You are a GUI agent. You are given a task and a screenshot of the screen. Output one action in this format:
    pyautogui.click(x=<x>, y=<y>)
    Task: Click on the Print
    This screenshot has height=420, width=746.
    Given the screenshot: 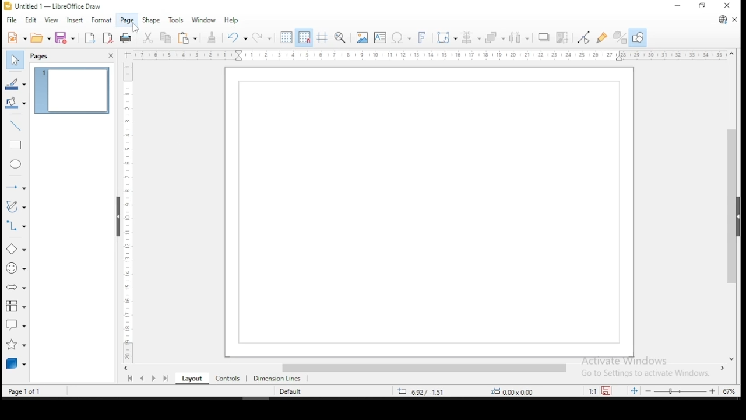 What is the action you would take?
    pyautogui.click(x=126, y=37)
    